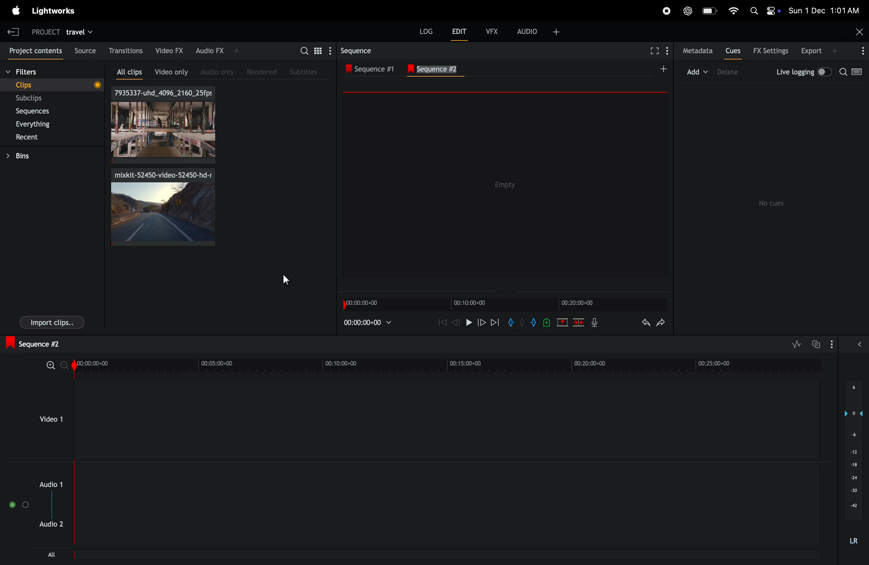  What do you see at coordinates (370, 323) in the screenshot?
I see `playback time` at bounding box center [370, 323].